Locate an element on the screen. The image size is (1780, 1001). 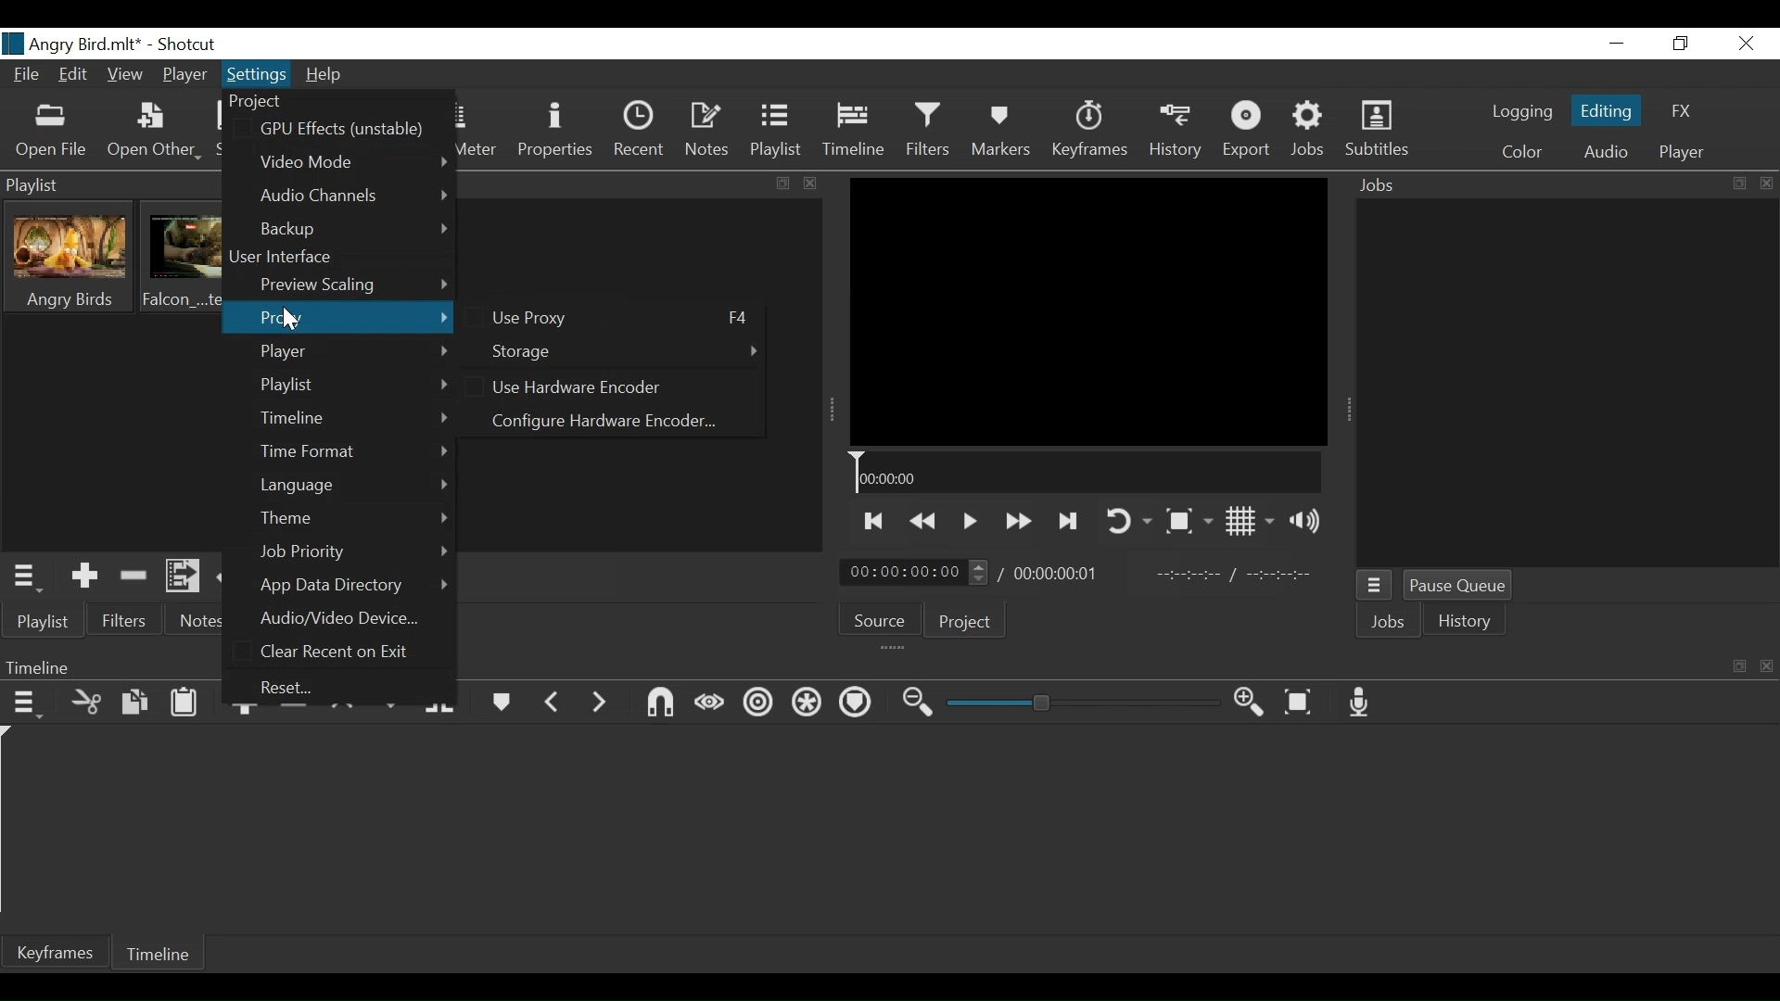
Cut is located at coordinates (84, 703).